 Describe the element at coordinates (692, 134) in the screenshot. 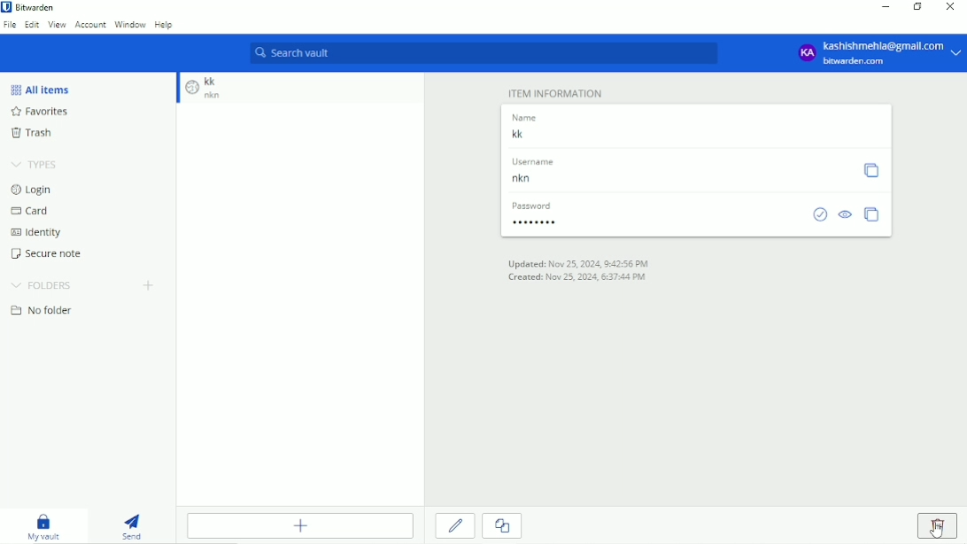

I see `Name` at that location.